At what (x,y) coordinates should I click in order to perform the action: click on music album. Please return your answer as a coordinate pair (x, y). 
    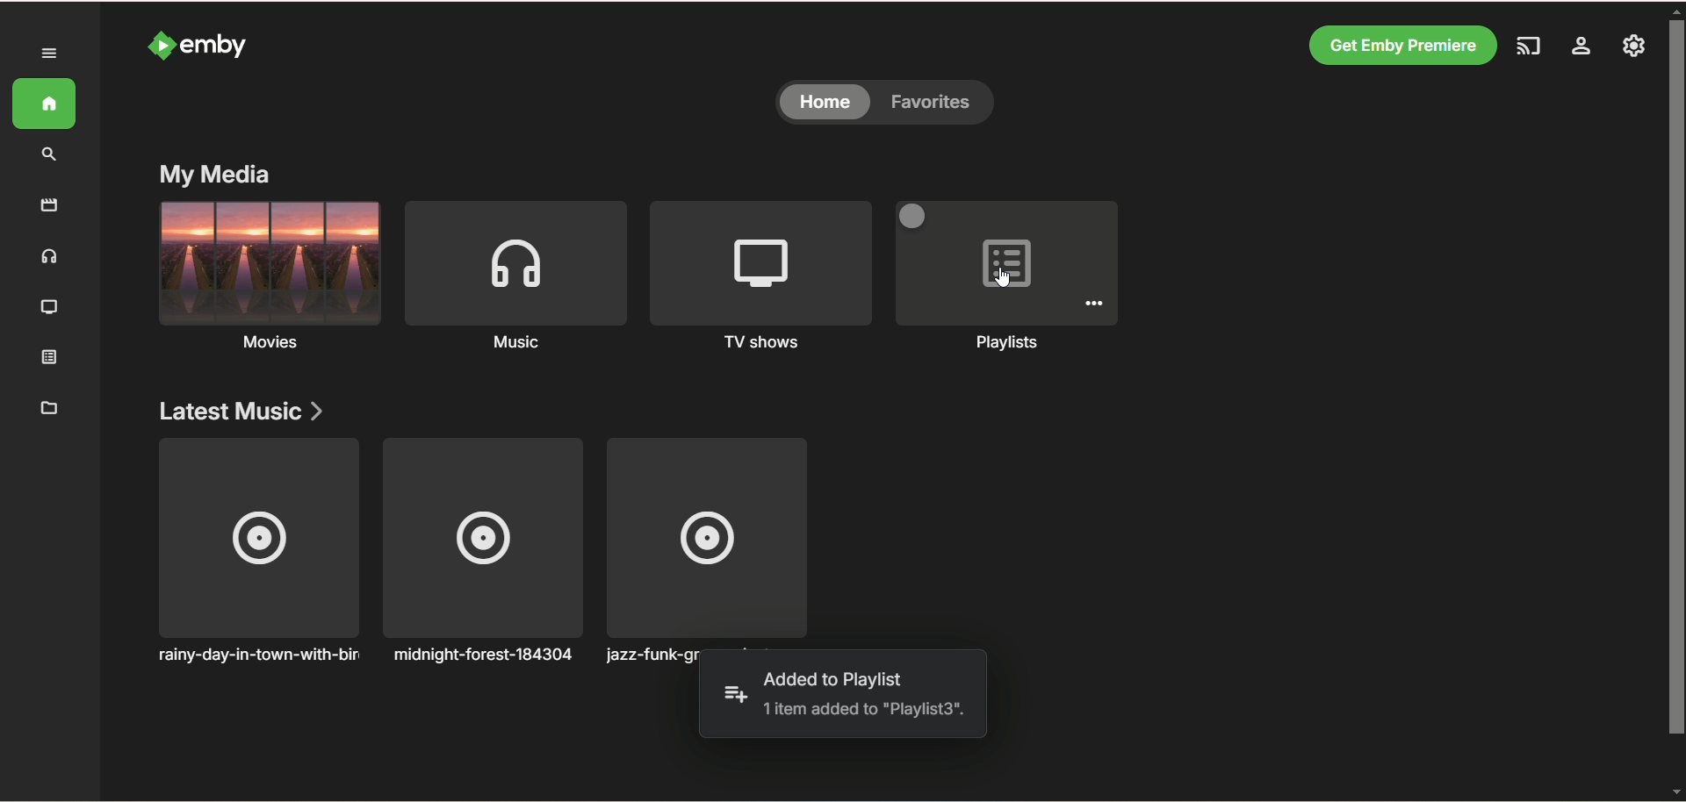
    Looking at the image, I should click on (709, 541).